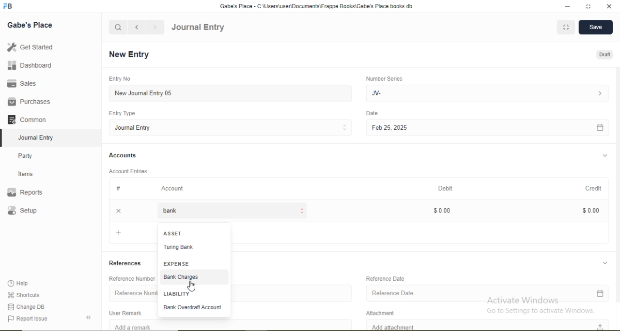  What do you see at coordinates (29, 102) in the screenshot?
I see `Purchases` at bounding box center [29, 102].